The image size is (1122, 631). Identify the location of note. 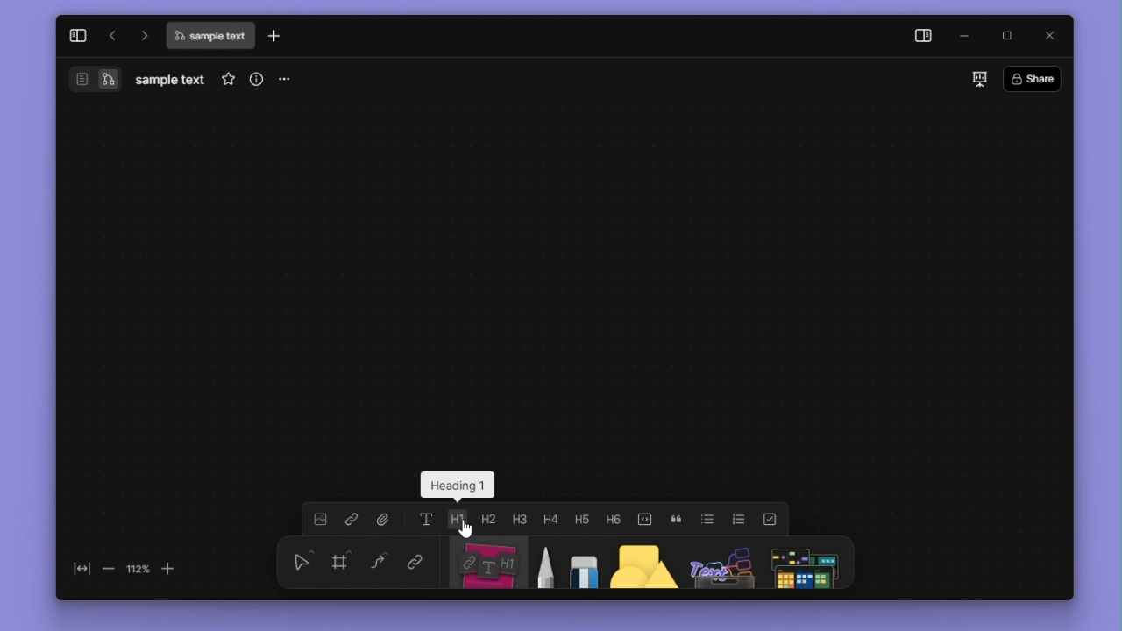
(490, 563).